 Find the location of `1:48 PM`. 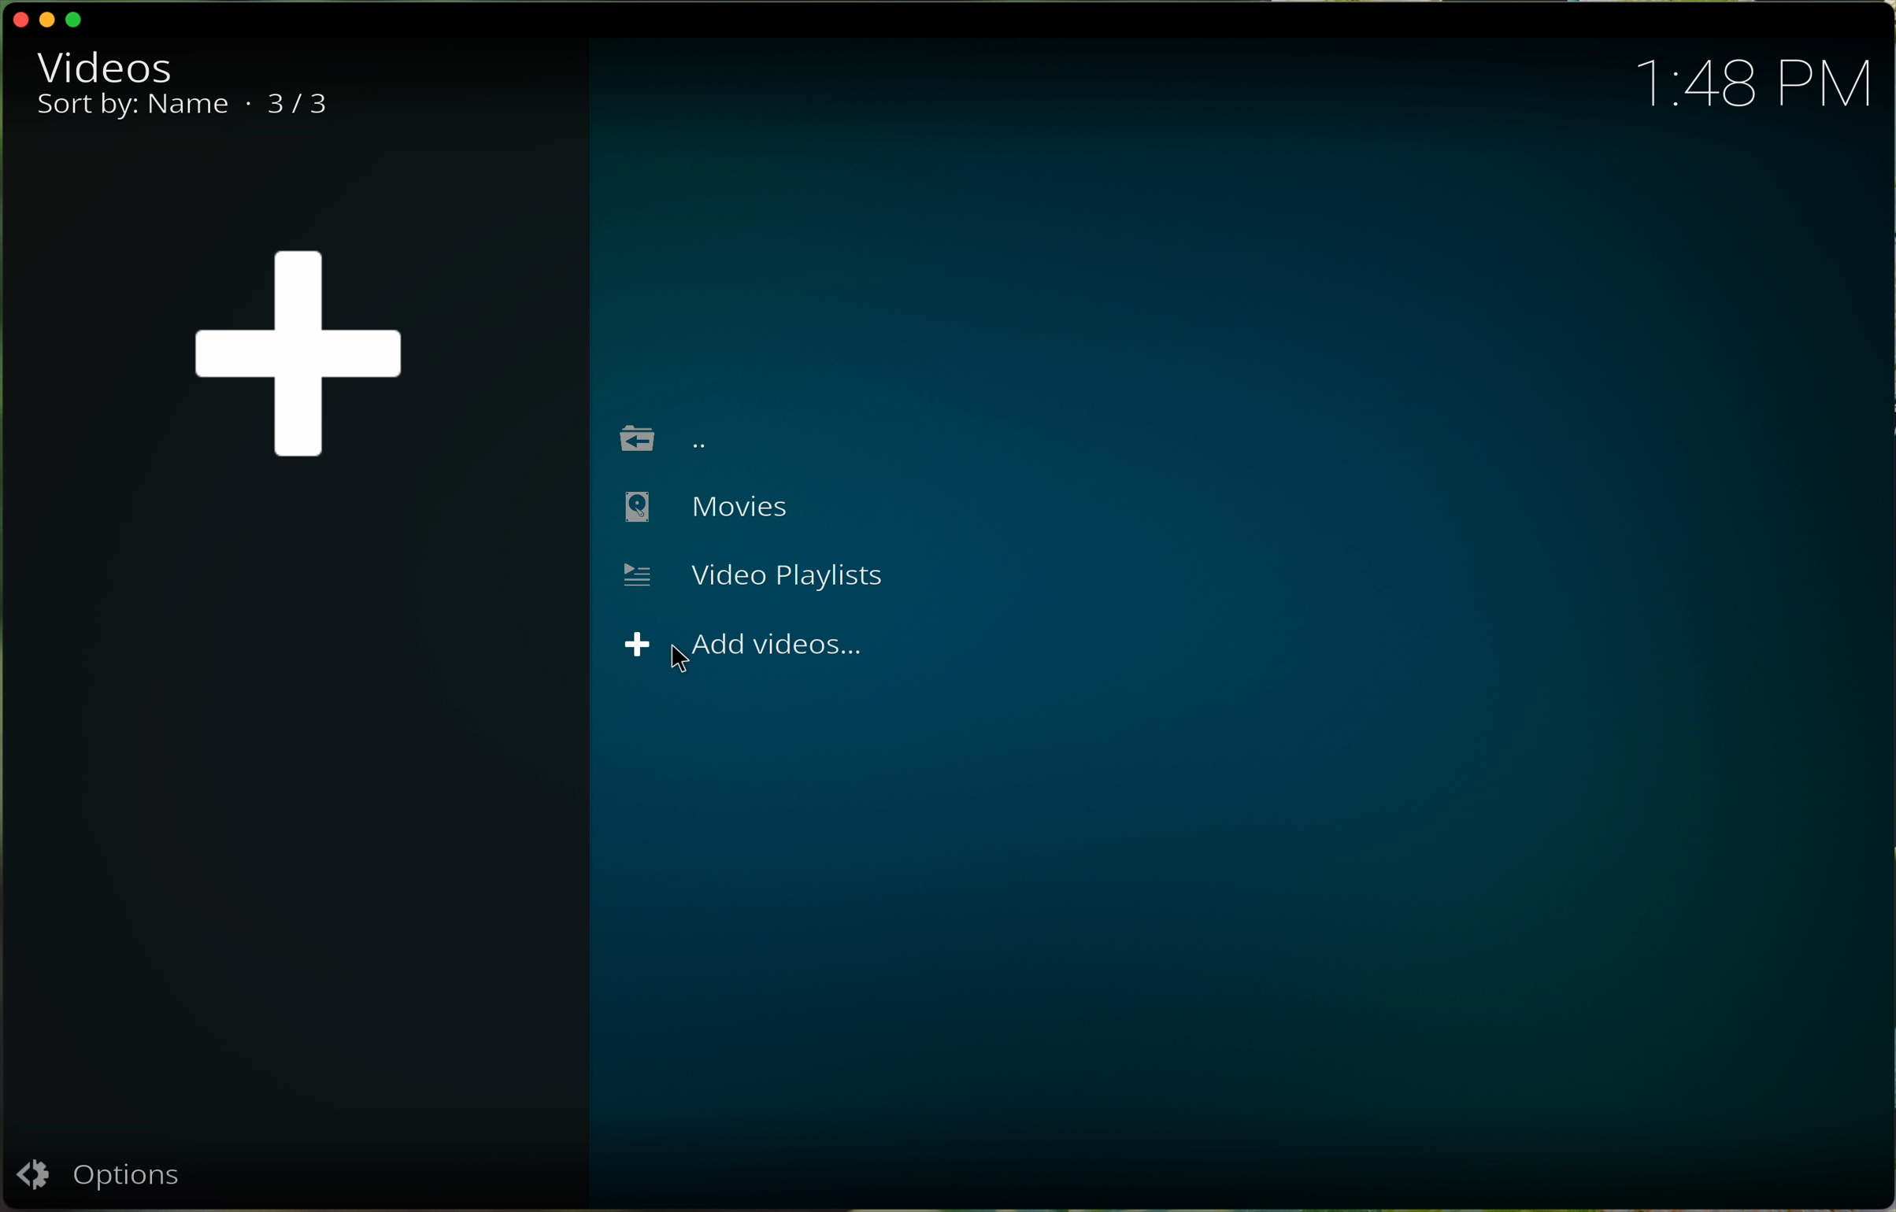

1:48 PM is located at coordinates (1765, 81).